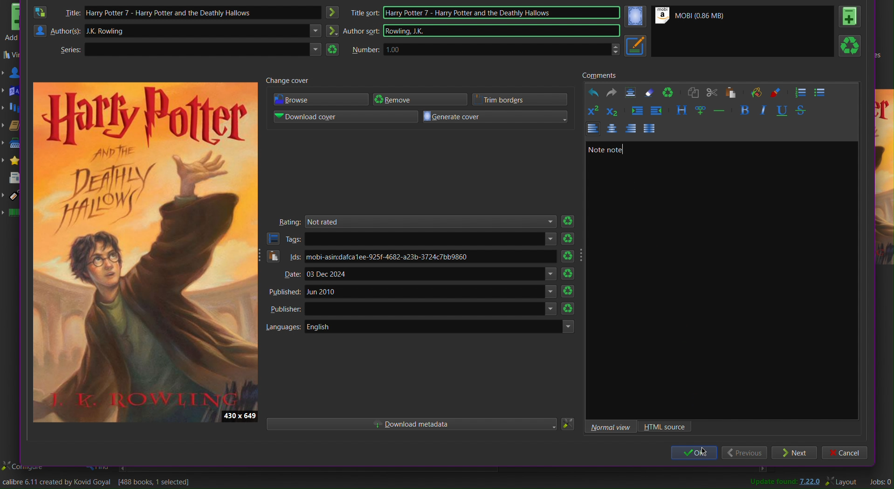  I want to click on refresh, so click(567, 237).